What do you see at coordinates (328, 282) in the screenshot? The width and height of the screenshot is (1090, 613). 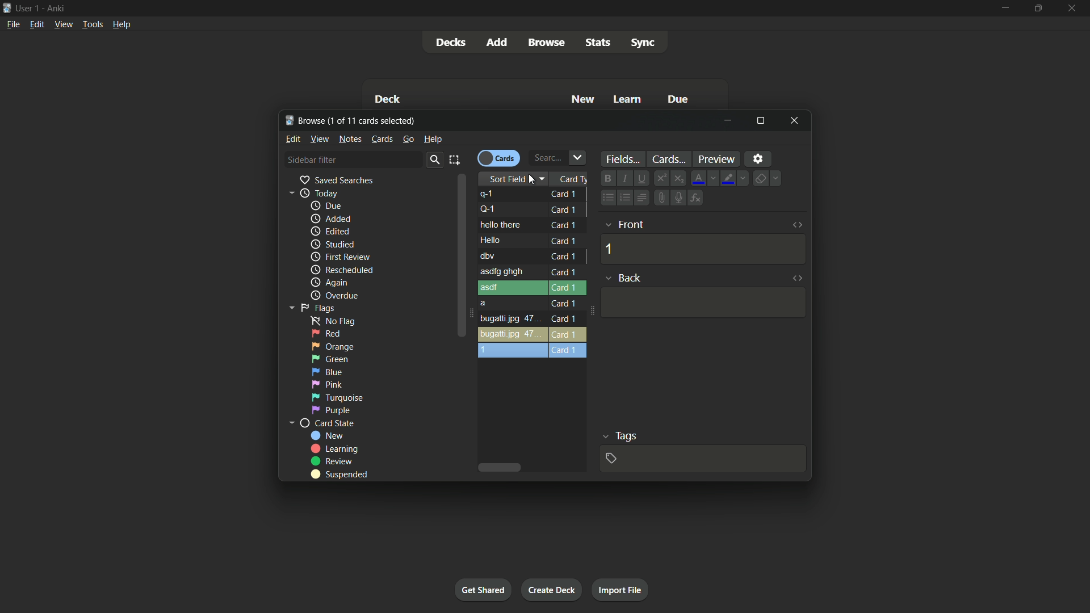 I see `again` at bounding box center [328, 282].